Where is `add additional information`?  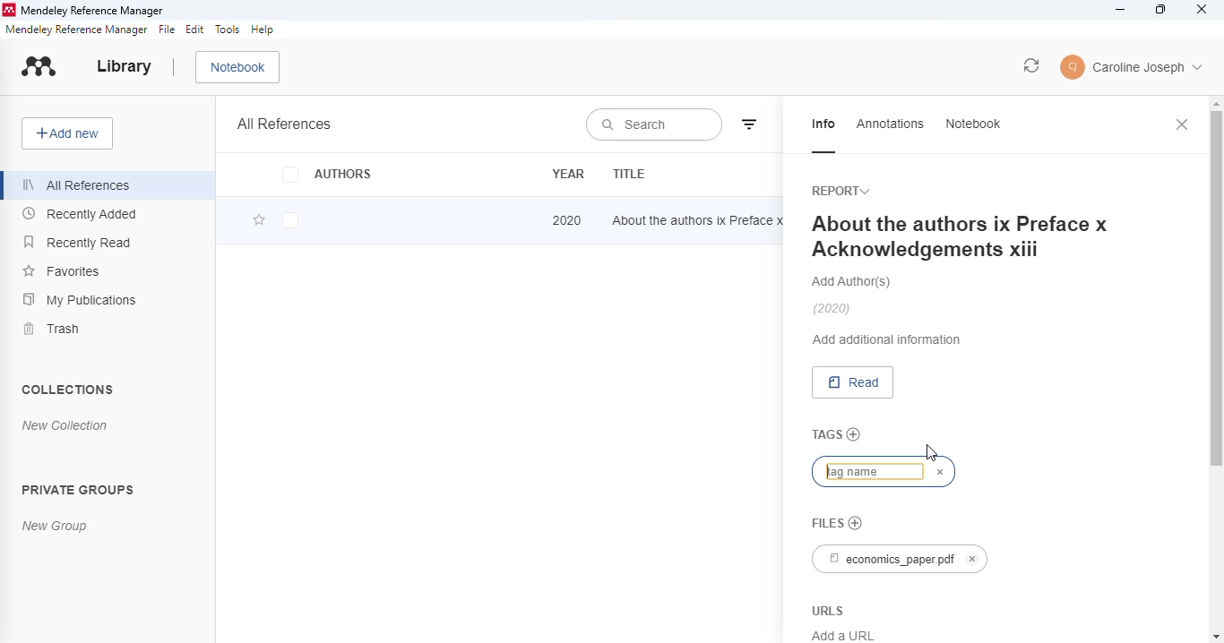 add additional information is located at coordinates (888, 339).